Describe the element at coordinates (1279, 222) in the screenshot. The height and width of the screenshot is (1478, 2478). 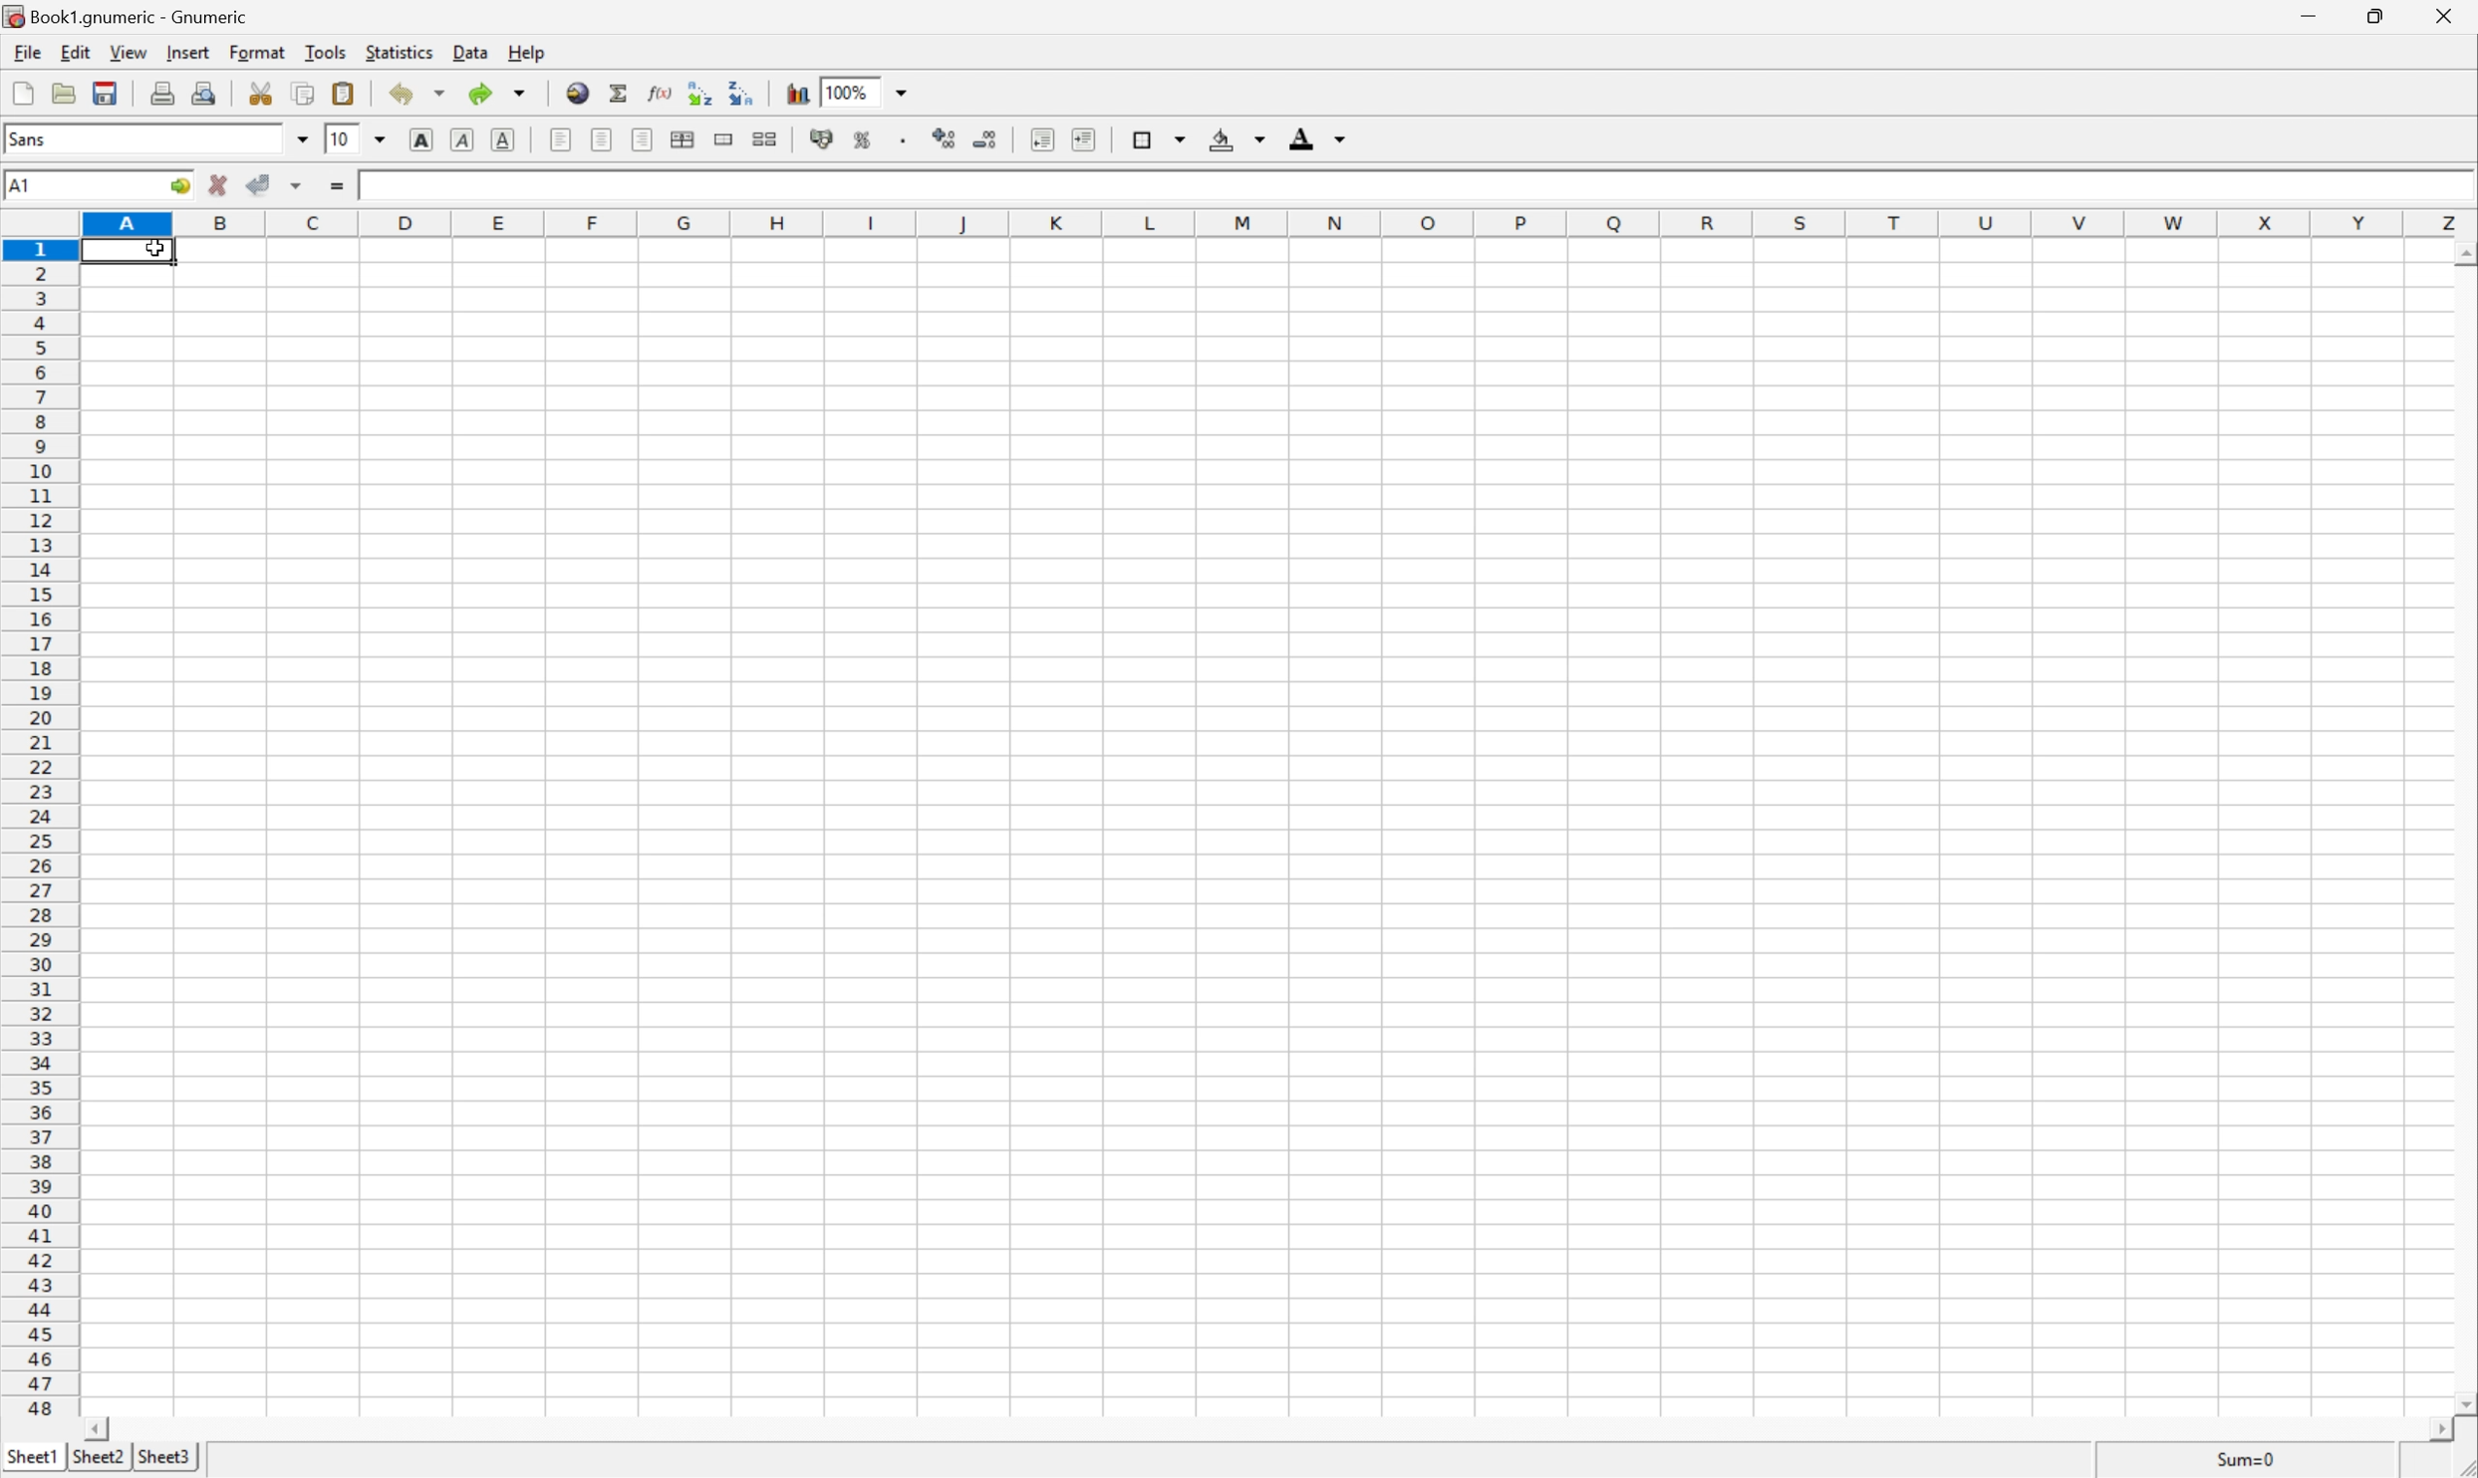
I see `column numbers` at that location.